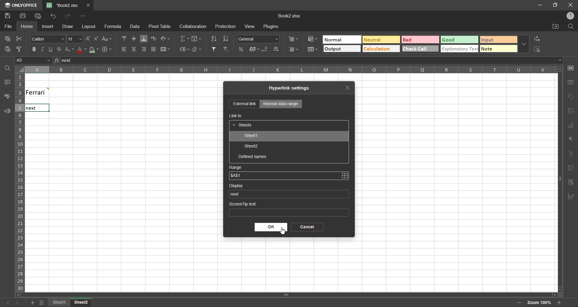  I want to click on signature, so click(570, 198).